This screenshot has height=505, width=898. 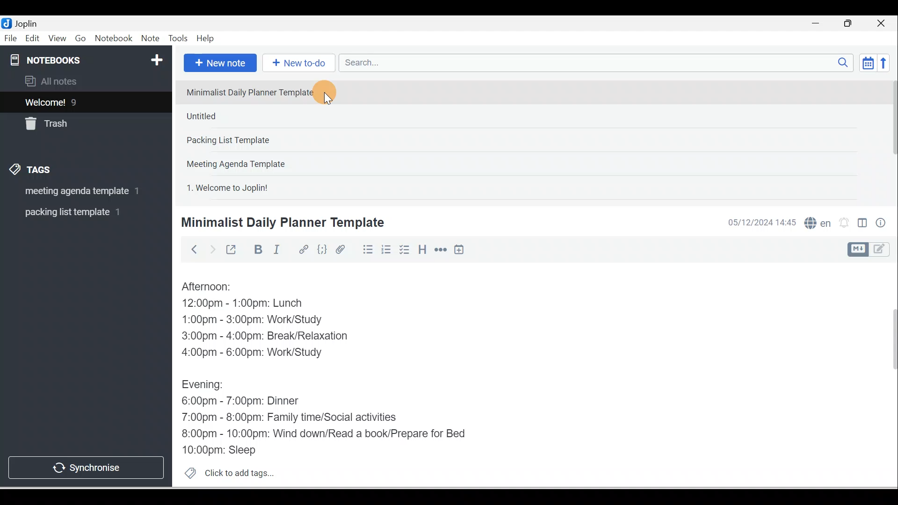 What do you see at coordinates (209, 386) in the screenshot?
I see `Evening:` at bounding box center [209, 386].